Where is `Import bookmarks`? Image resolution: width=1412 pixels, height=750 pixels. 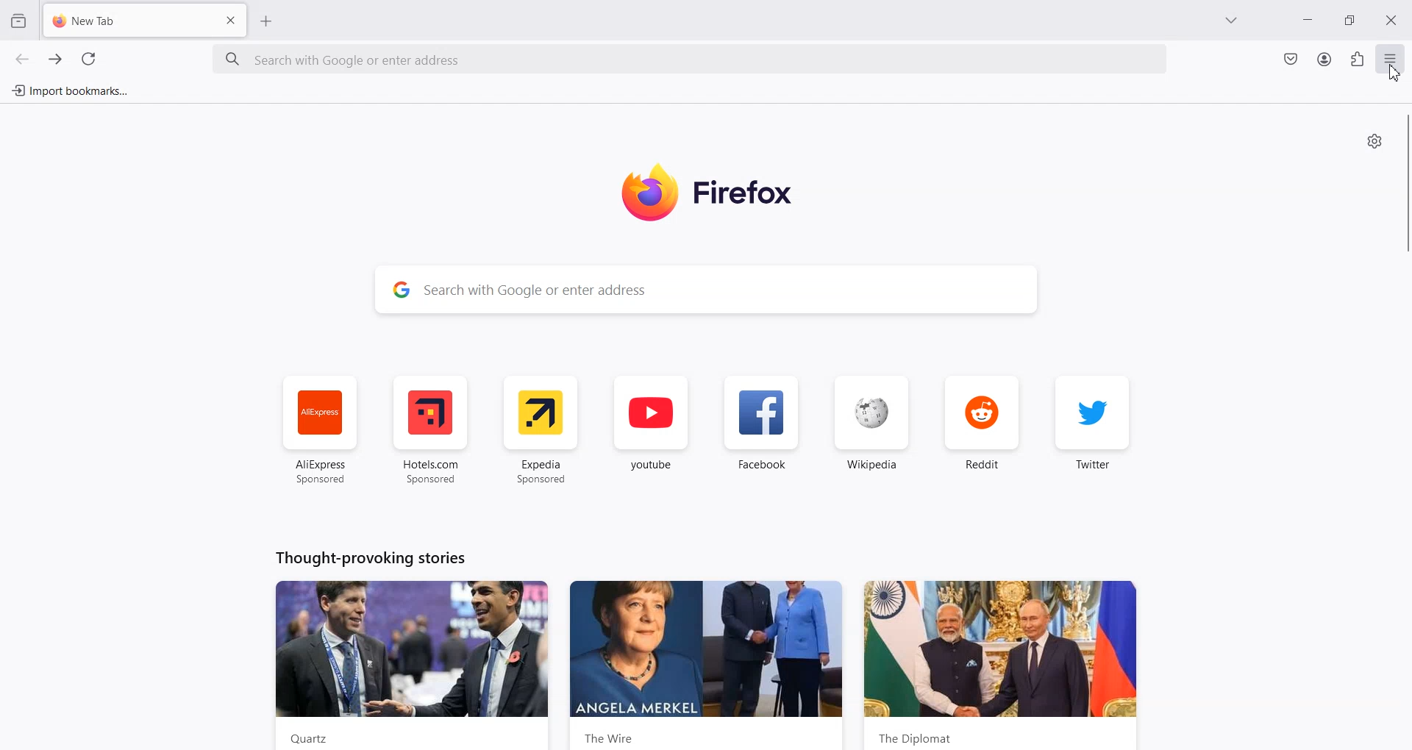 Import bookmarks is located at coordinates (69, 90).